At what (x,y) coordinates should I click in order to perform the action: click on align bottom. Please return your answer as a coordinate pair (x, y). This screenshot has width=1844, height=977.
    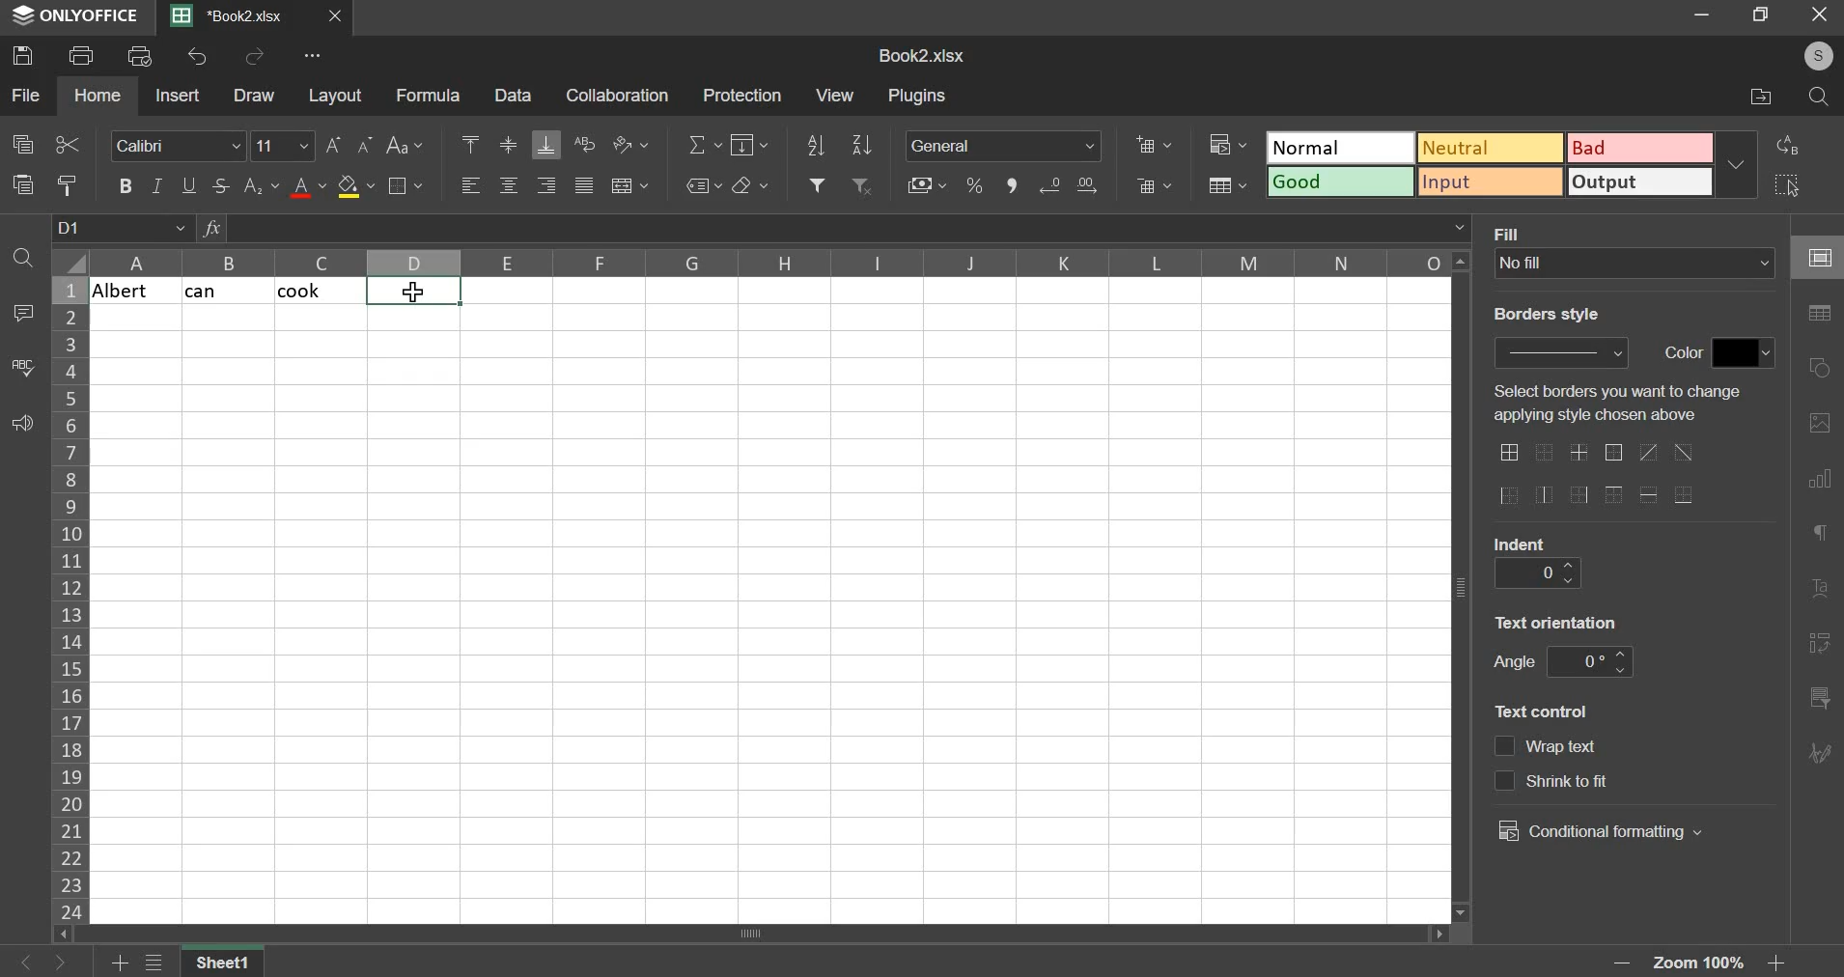
    Looking at the image, I should click on (546, 145).